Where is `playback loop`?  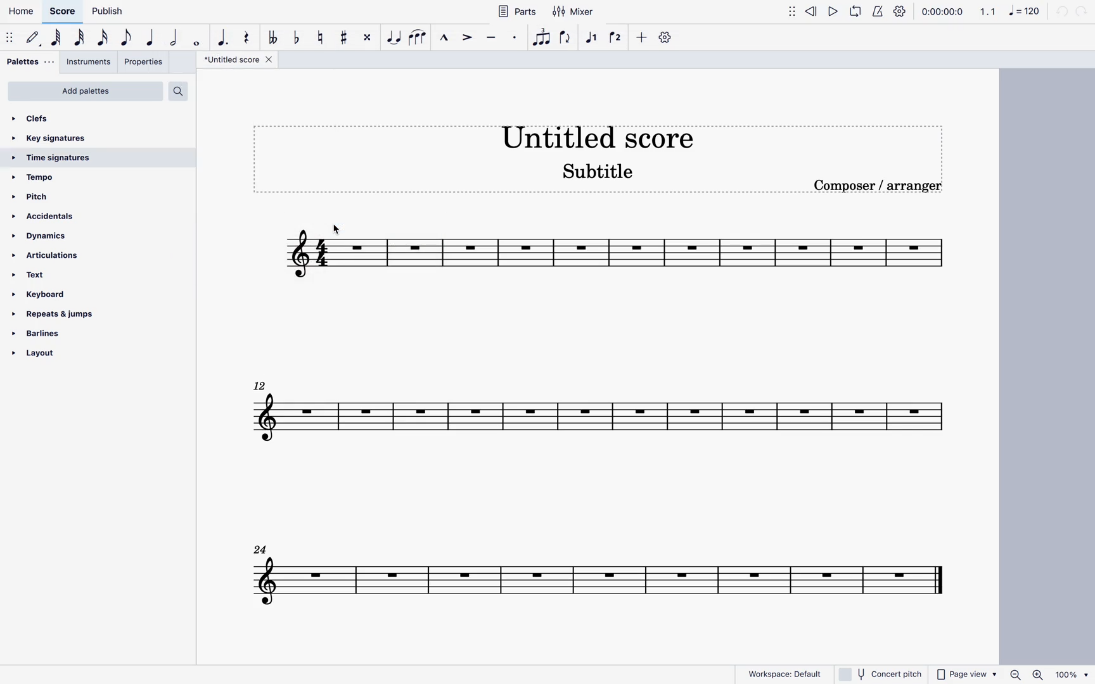 playback loop is located at coordinates (854, 13).